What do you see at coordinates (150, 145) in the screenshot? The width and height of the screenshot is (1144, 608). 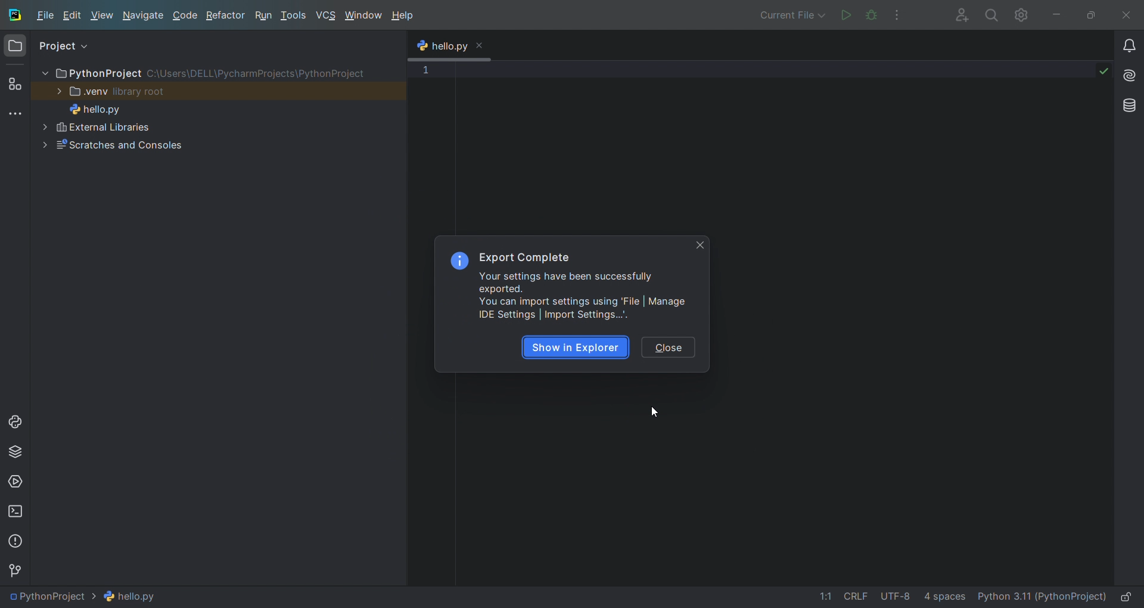 I see `Scratches and Consoles` at bounding box center [150, 145].